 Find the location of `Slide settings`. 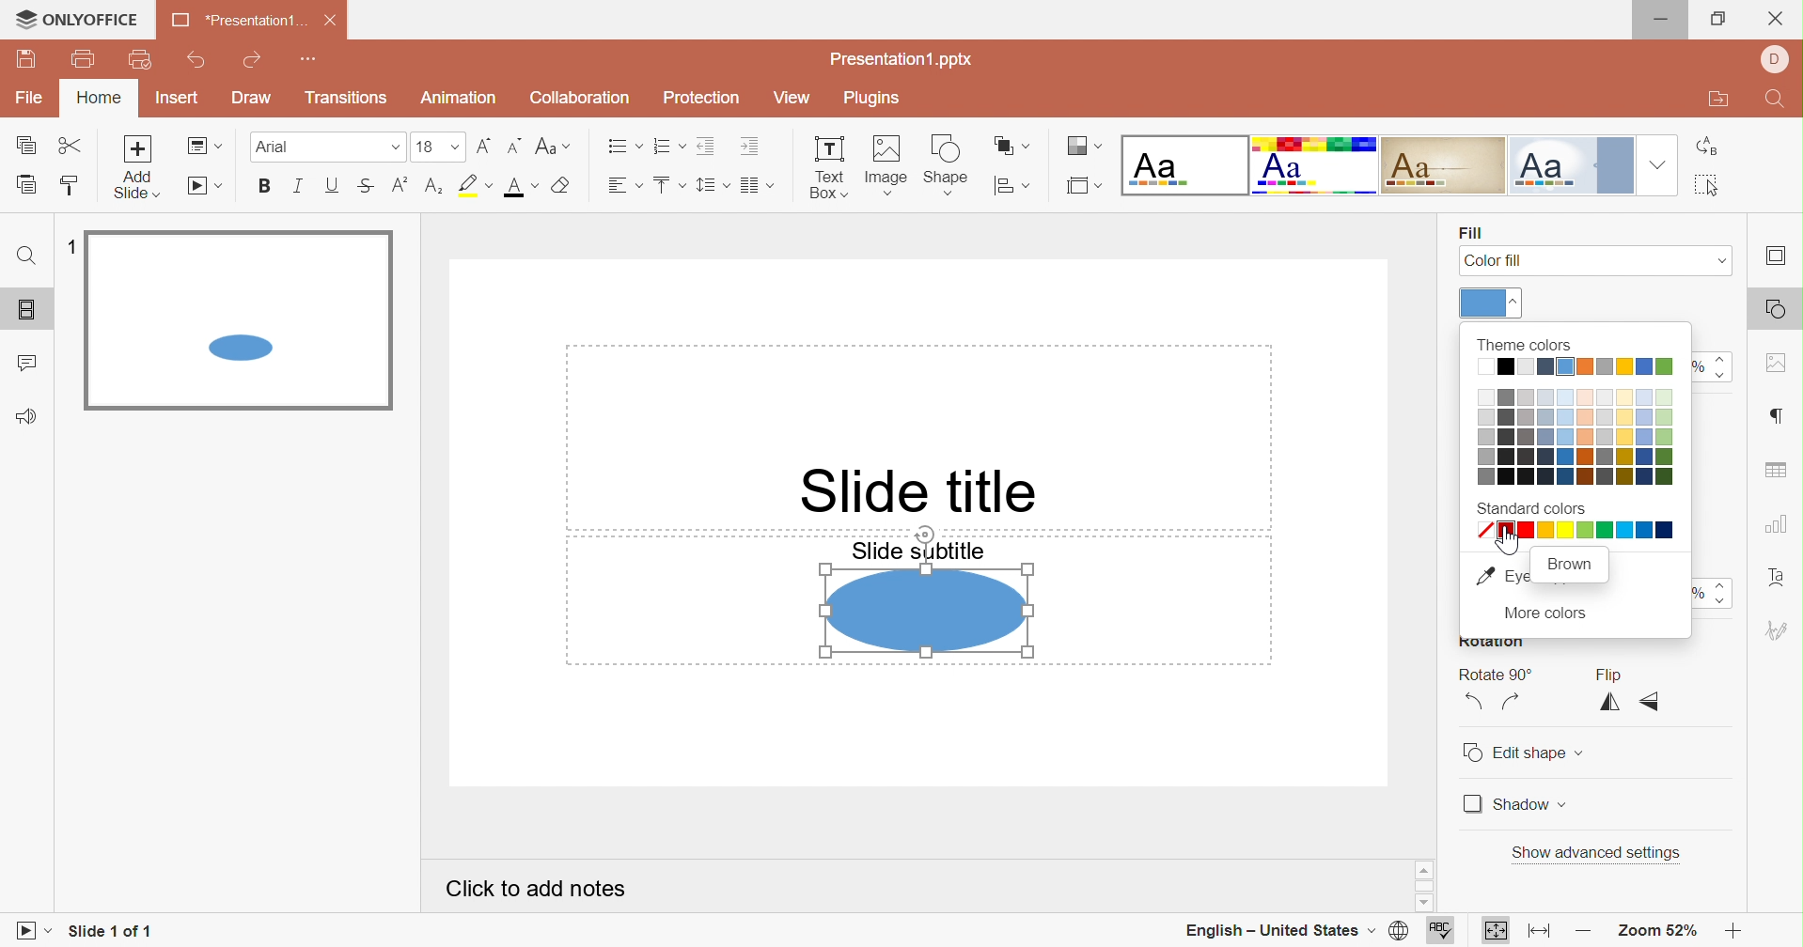

Slide settings is located at coordinates (1778, 256).